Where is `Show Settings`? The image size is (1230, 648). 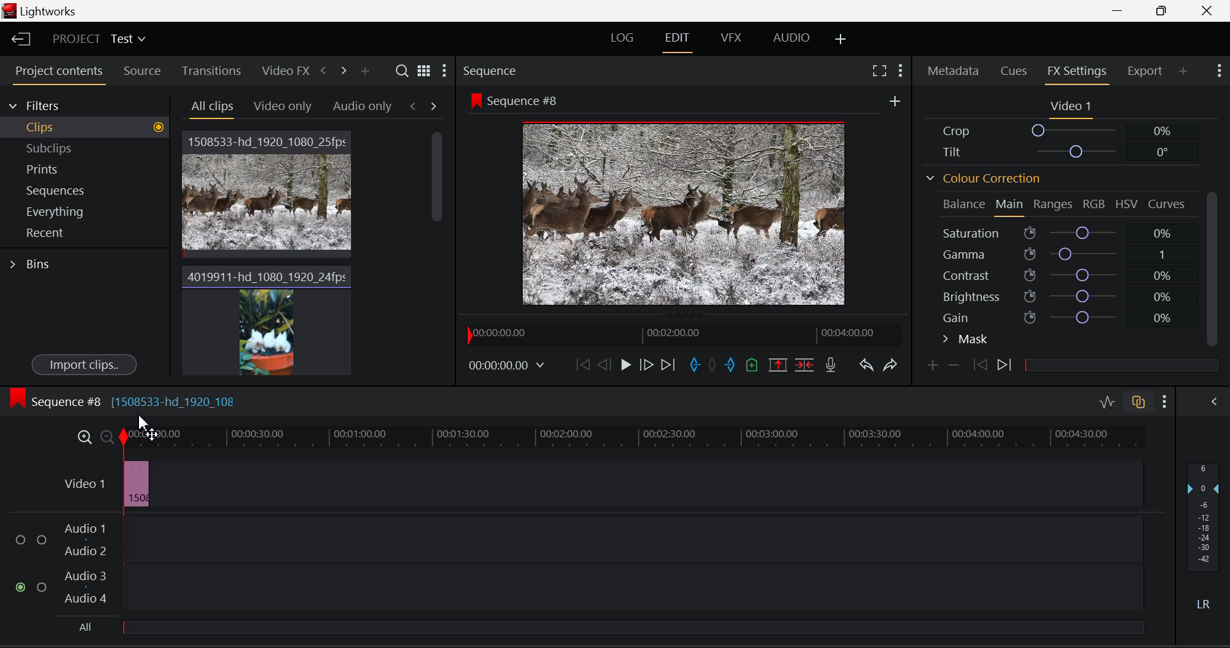 Show Settings is located at coordinates (1219, 73).